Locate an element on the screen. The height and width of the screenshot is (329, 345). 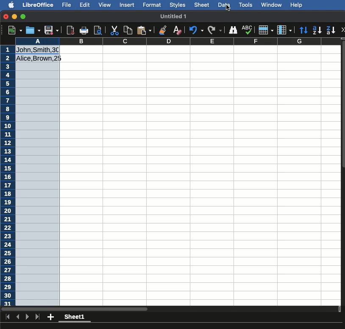
Insert is located at coordinates (128, 6).